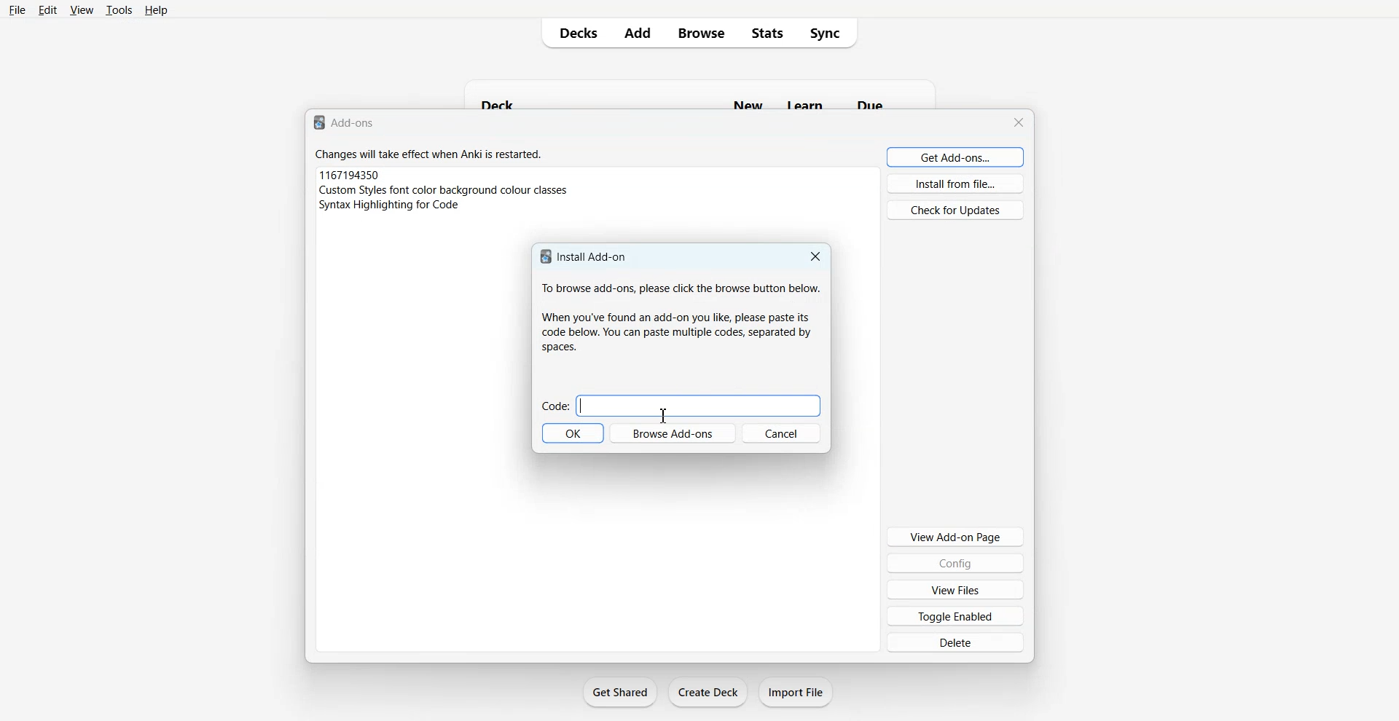 This screenshot has width=1399, height=721. Describe the element at coordinates (447, 189) in the screenshot. I see `‘Custom Styles font color background colour classes` at that location.